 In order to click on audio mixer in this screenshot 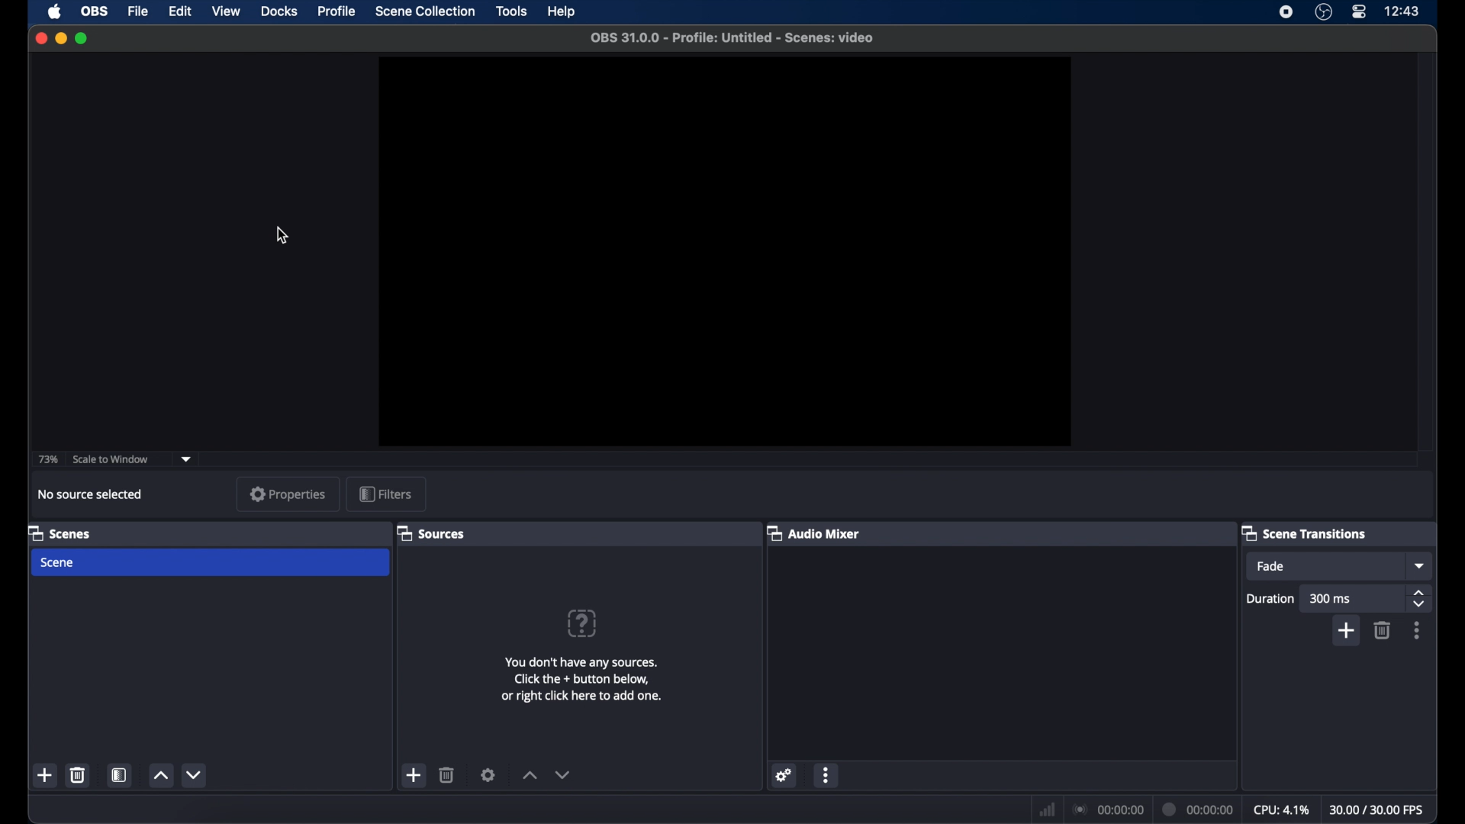, I will do `click(816, 533)`.